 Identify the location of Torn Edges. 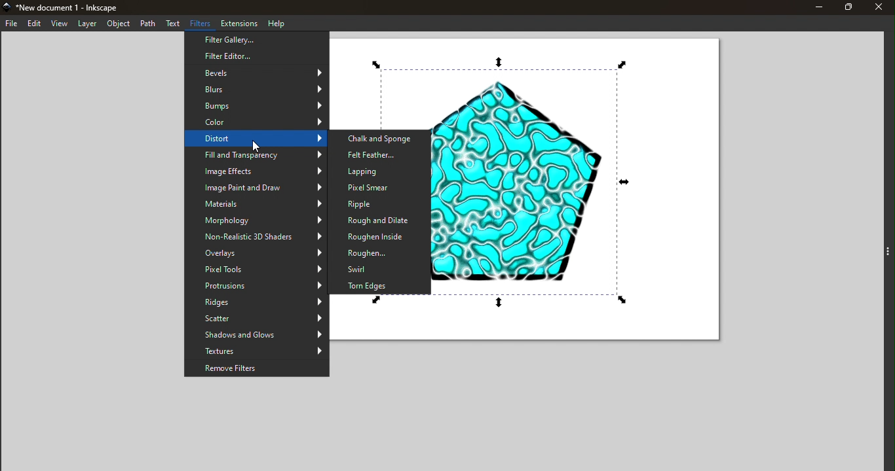
(383, 285).